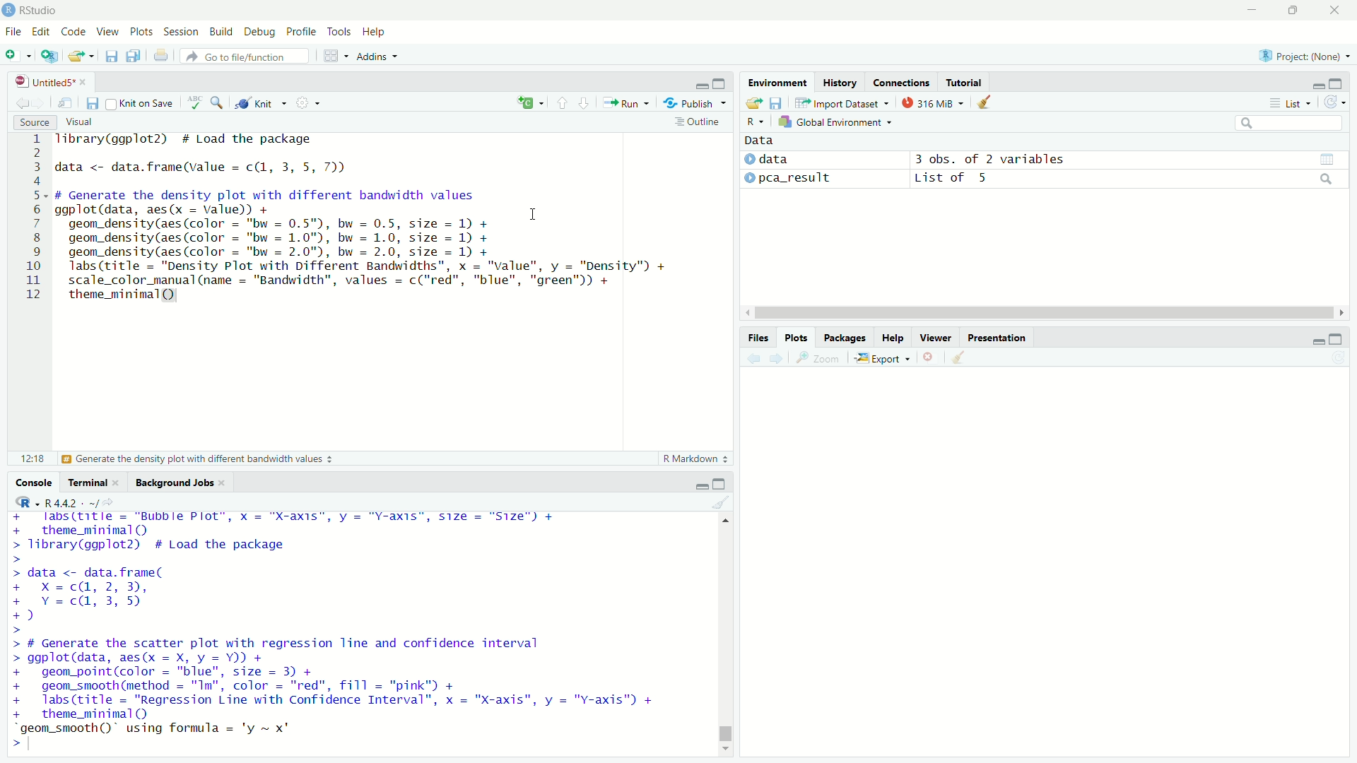  I want to click on pca_result, so click(796, 179).